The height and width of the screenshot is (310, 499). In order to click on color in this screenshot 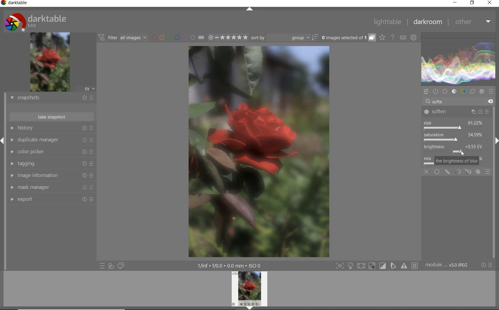, I will do `click(464, 91)`.